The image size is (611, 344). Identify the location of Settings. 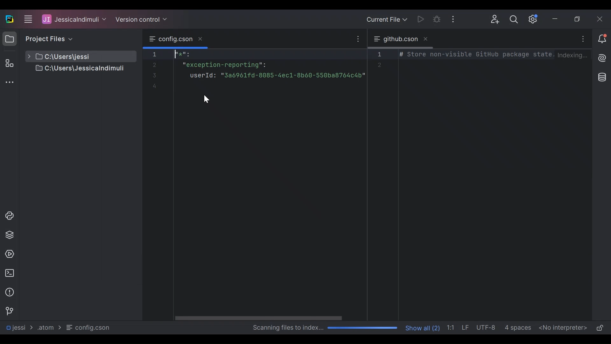
(534, 19).